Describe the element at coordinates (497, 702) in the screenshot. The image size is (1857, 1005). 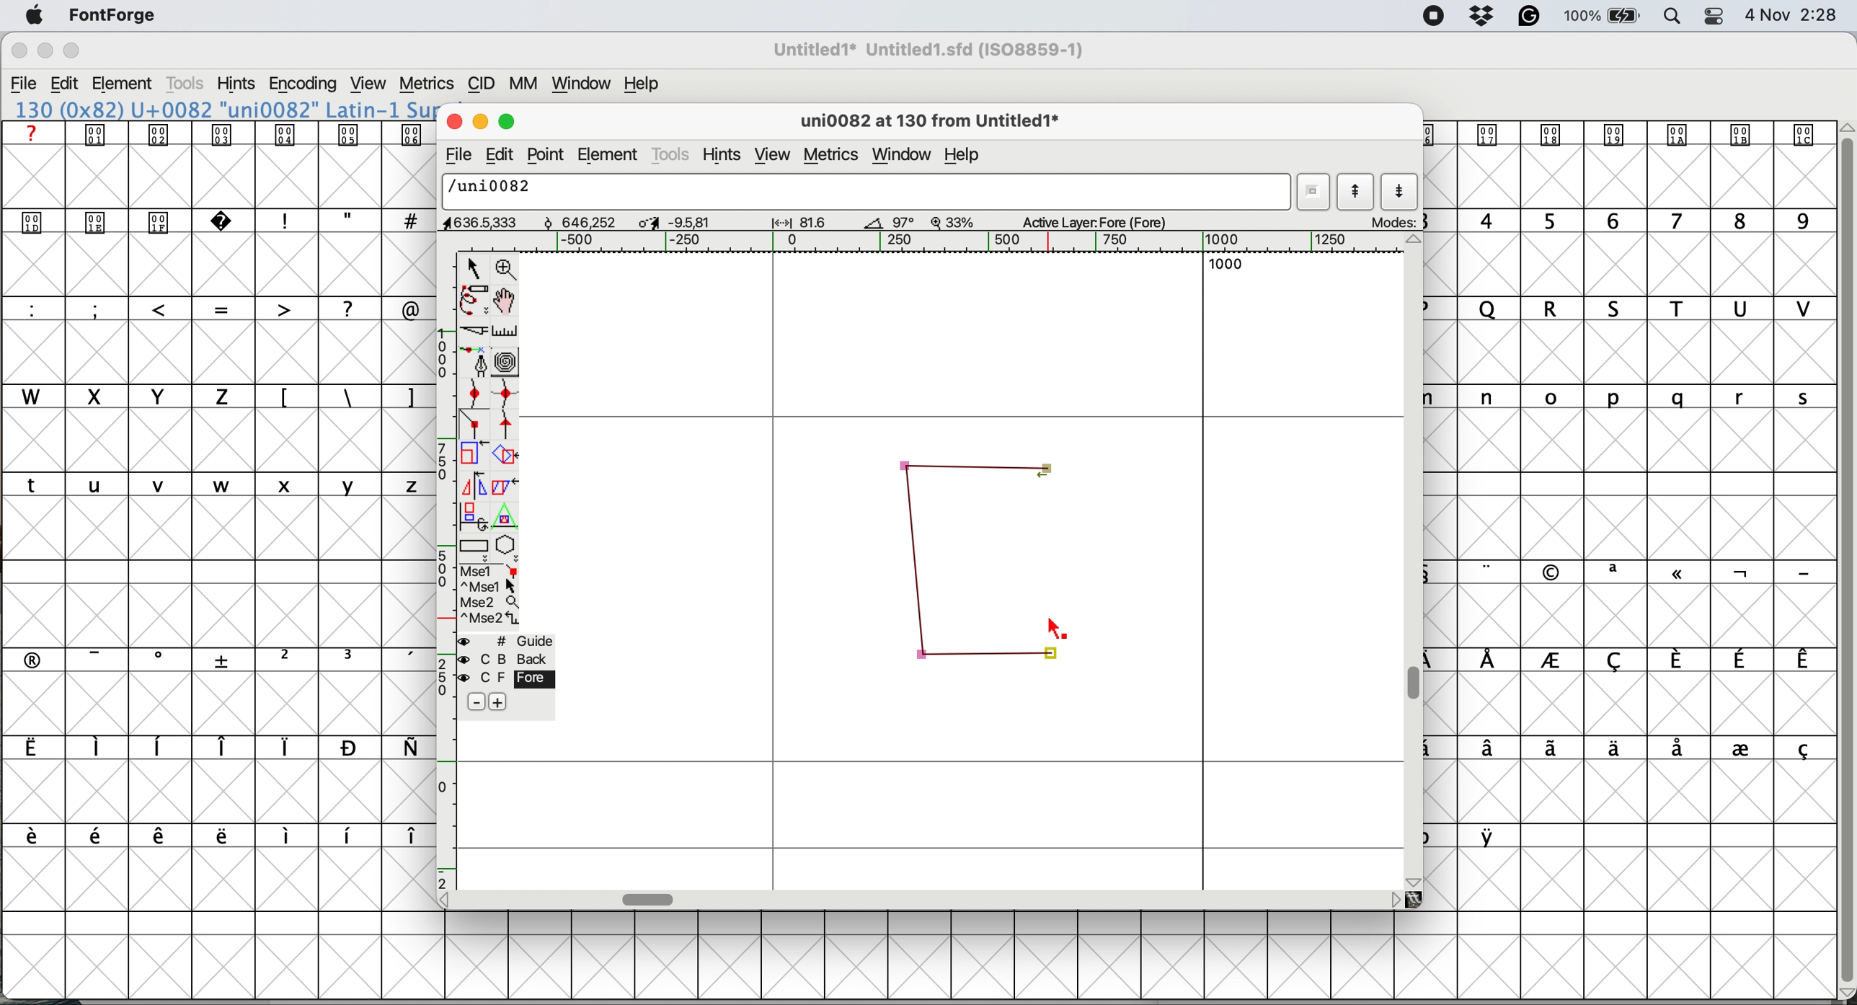
I see `add` at that location.